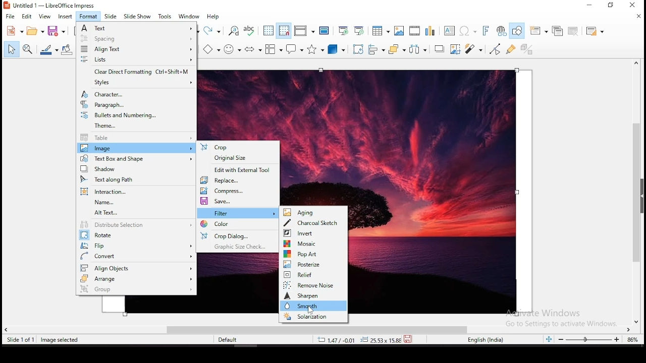 This screenshot has height=363, width=646. What do you see at coordinates (27, 49) in the screenshot?
I see `zoom and pan` at bounding box center [27, 49].